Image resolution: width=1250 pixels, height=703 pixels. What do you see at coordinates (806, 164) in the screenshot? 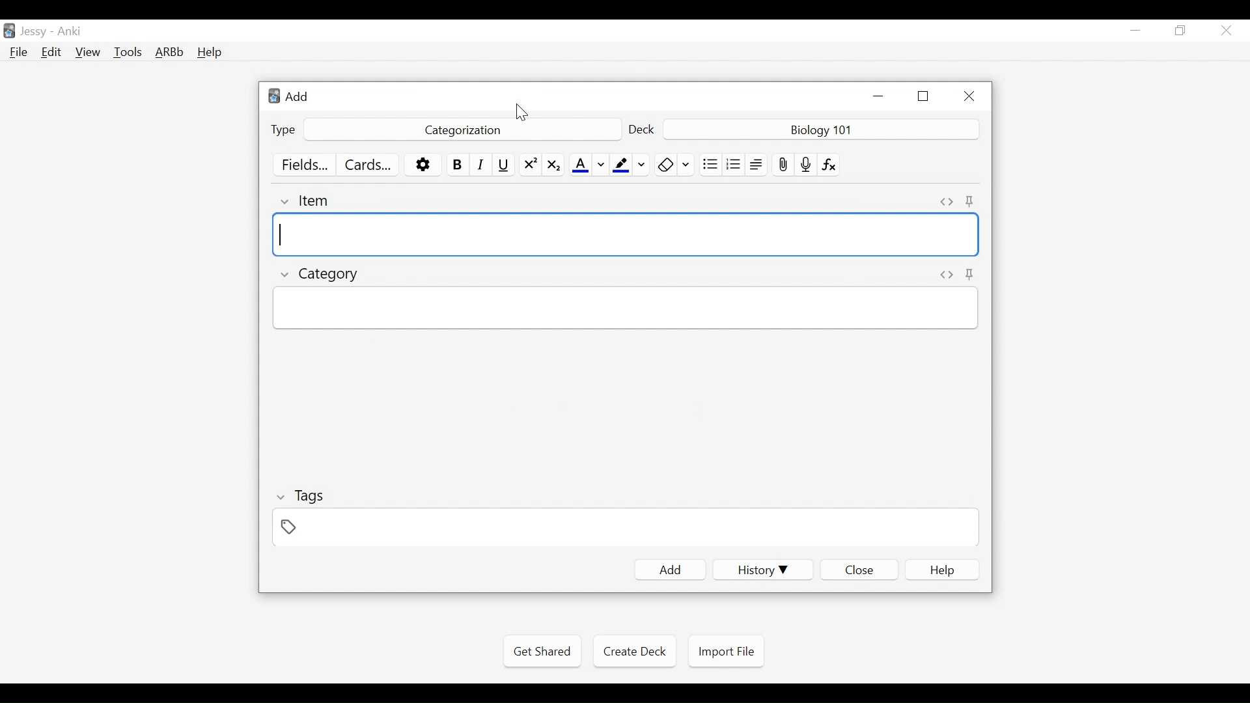
I see `Record audio` at bounding box center [806, 164].